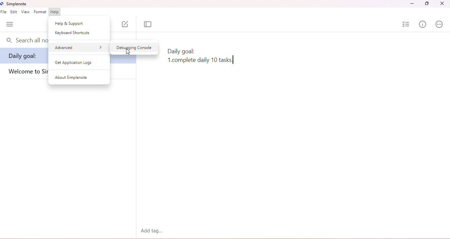  I want to click on get application logs, so click(74, 63).